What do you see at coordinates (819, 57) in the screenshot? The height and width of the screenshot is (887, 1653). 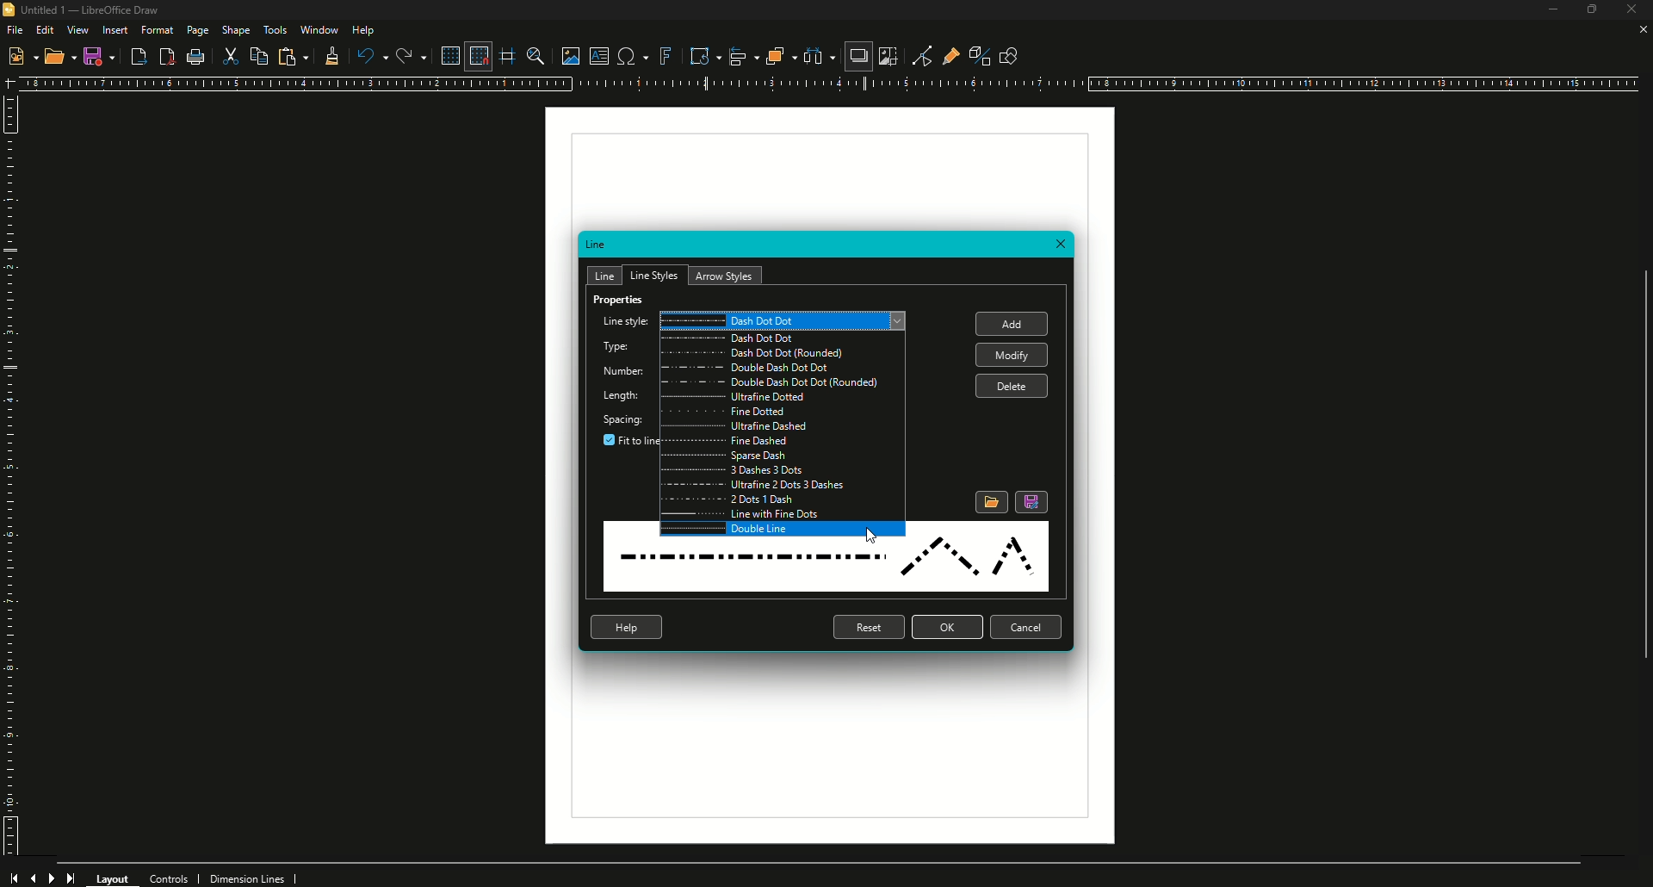 I see `Select three objects` at bounding box center [819, 57].